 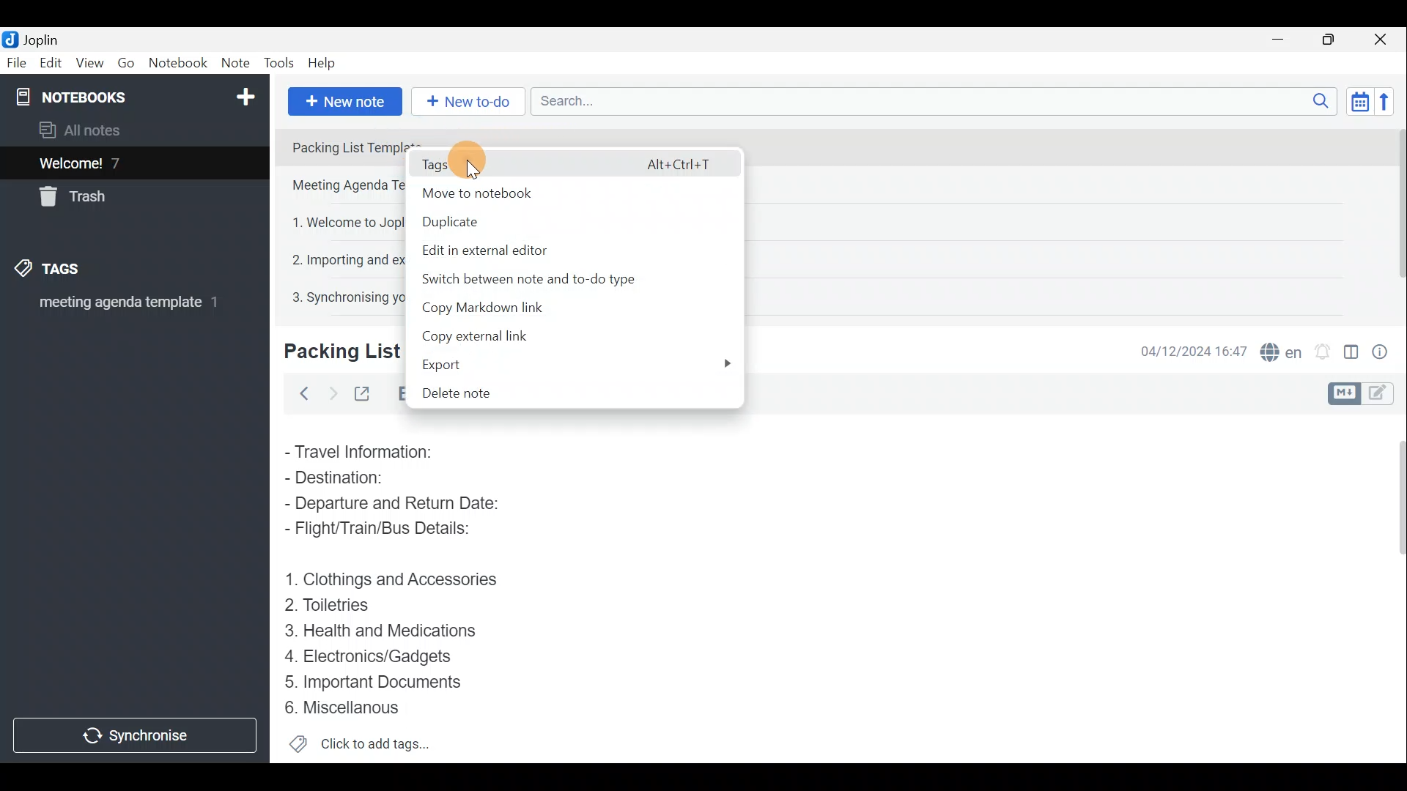 What do you see at coordinates (78, 199) in the screenshot?
I see `Trash` at bounding box center [78, 199].